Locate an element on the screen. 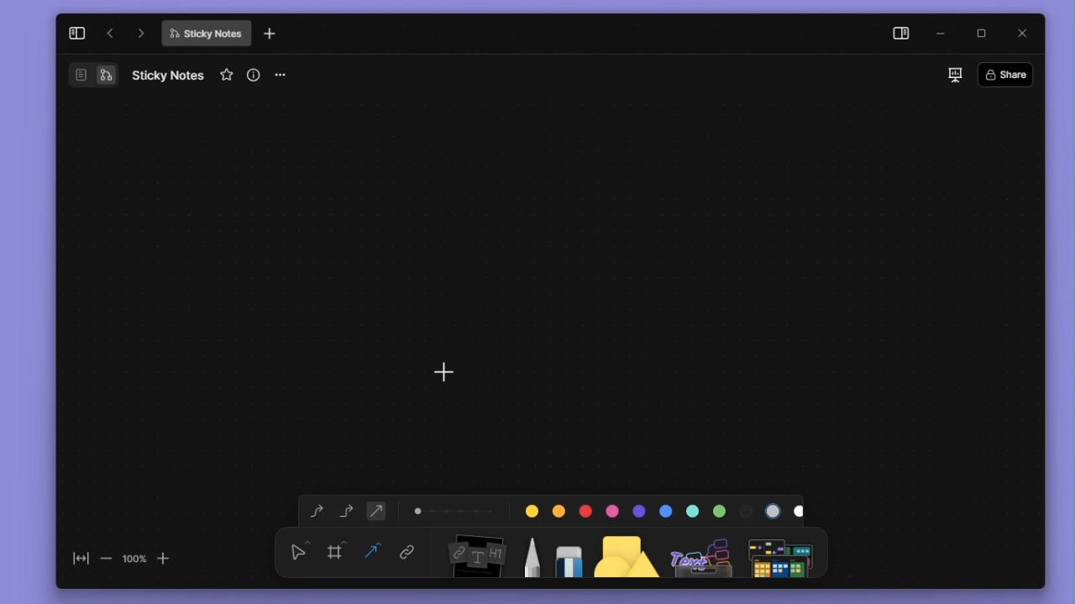  side panel is located at coordinates (898, 35).